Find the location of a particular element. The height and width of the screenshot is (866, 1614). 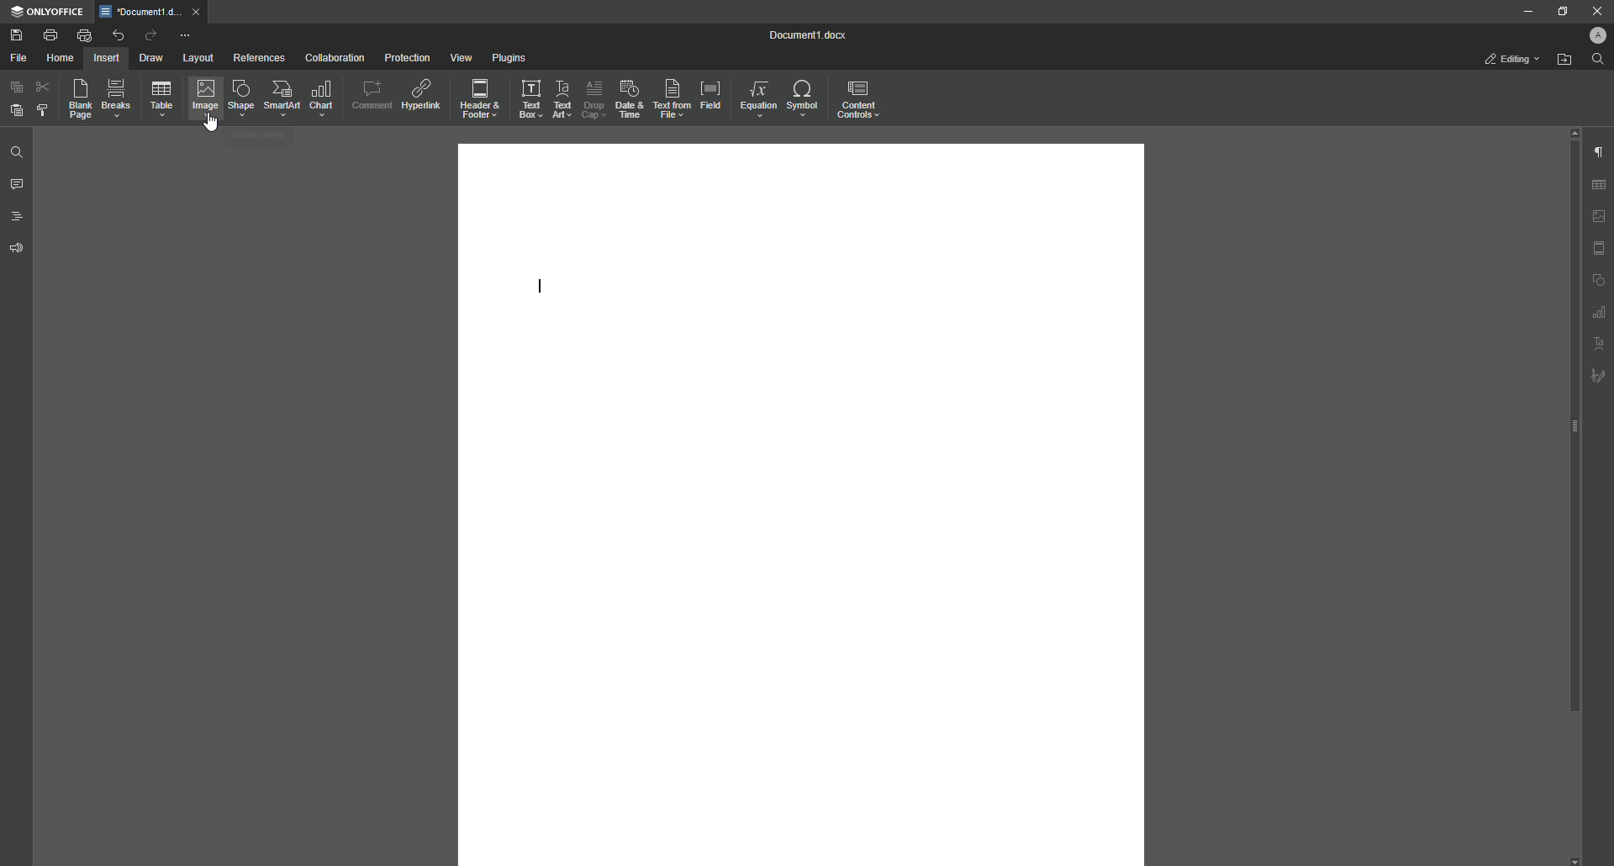

Find is located at coordinates (18, 150).